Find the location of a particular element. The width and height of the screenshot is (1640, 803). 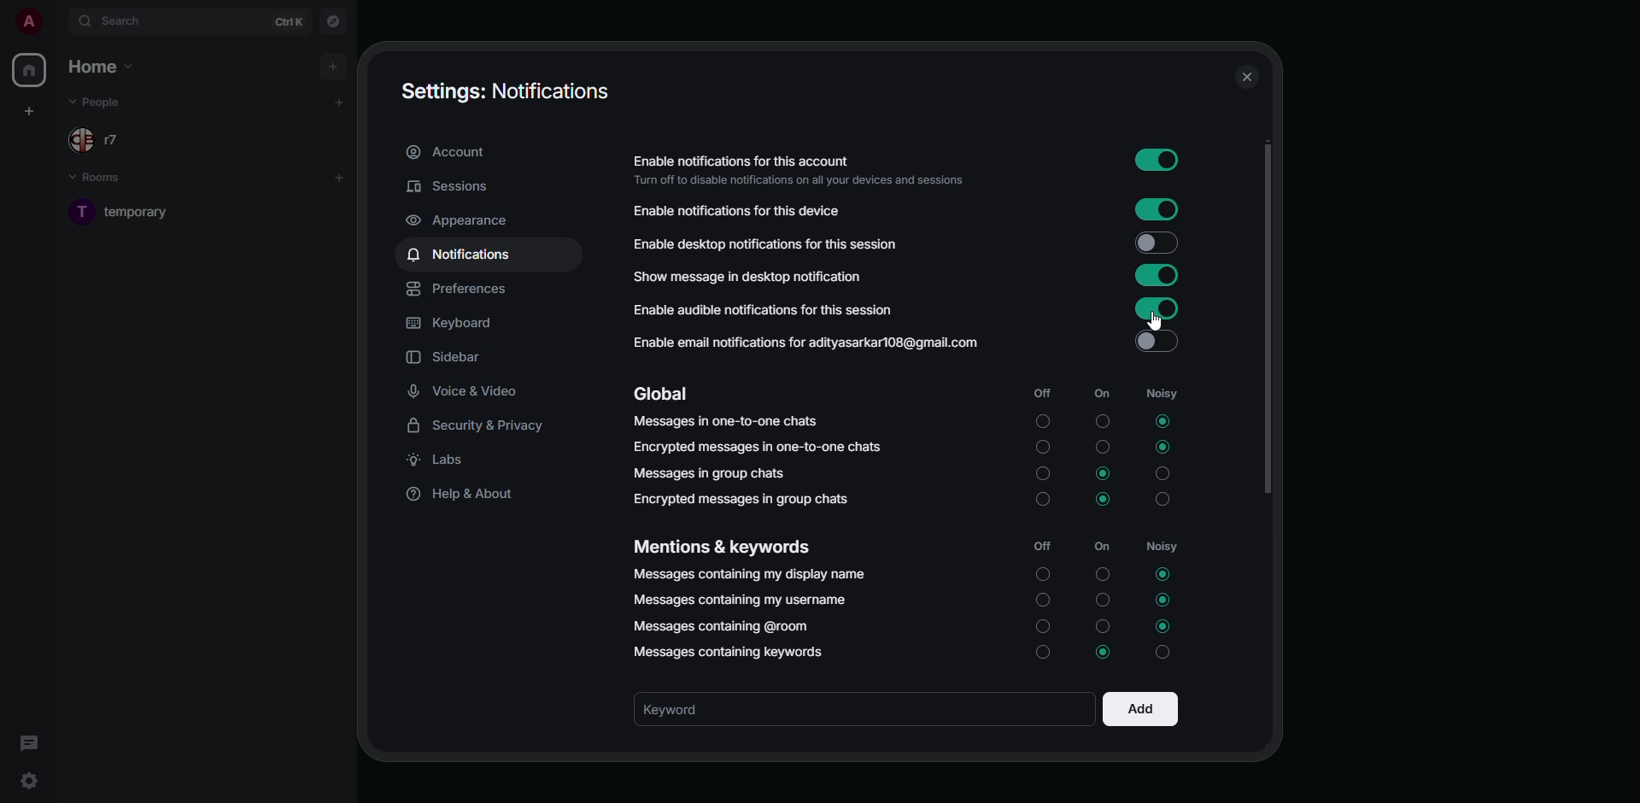

on is located at coordinates (1103, 420).